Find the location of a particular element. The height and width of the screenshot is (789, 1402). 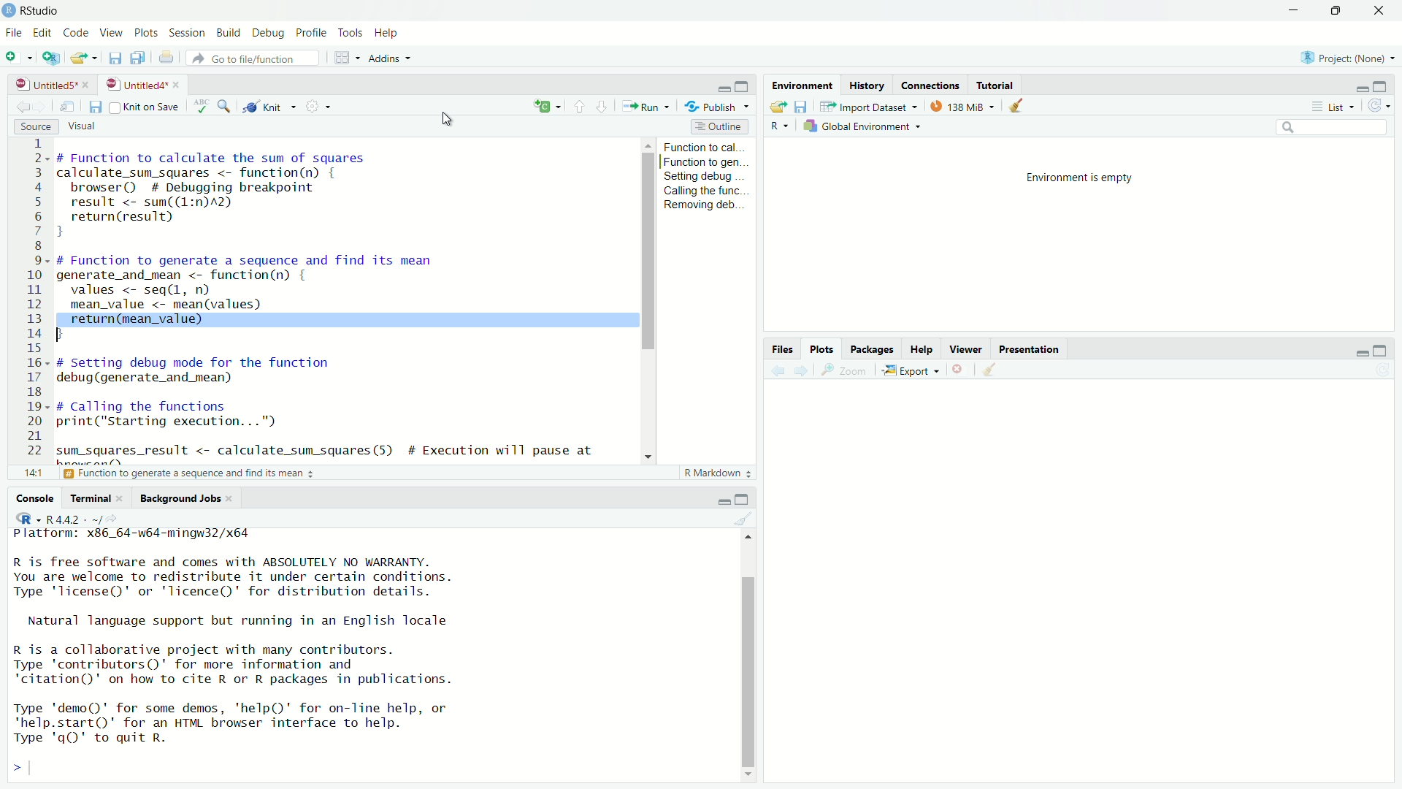

Natural language support but running in an English locale is located at coordinates (235, 620).